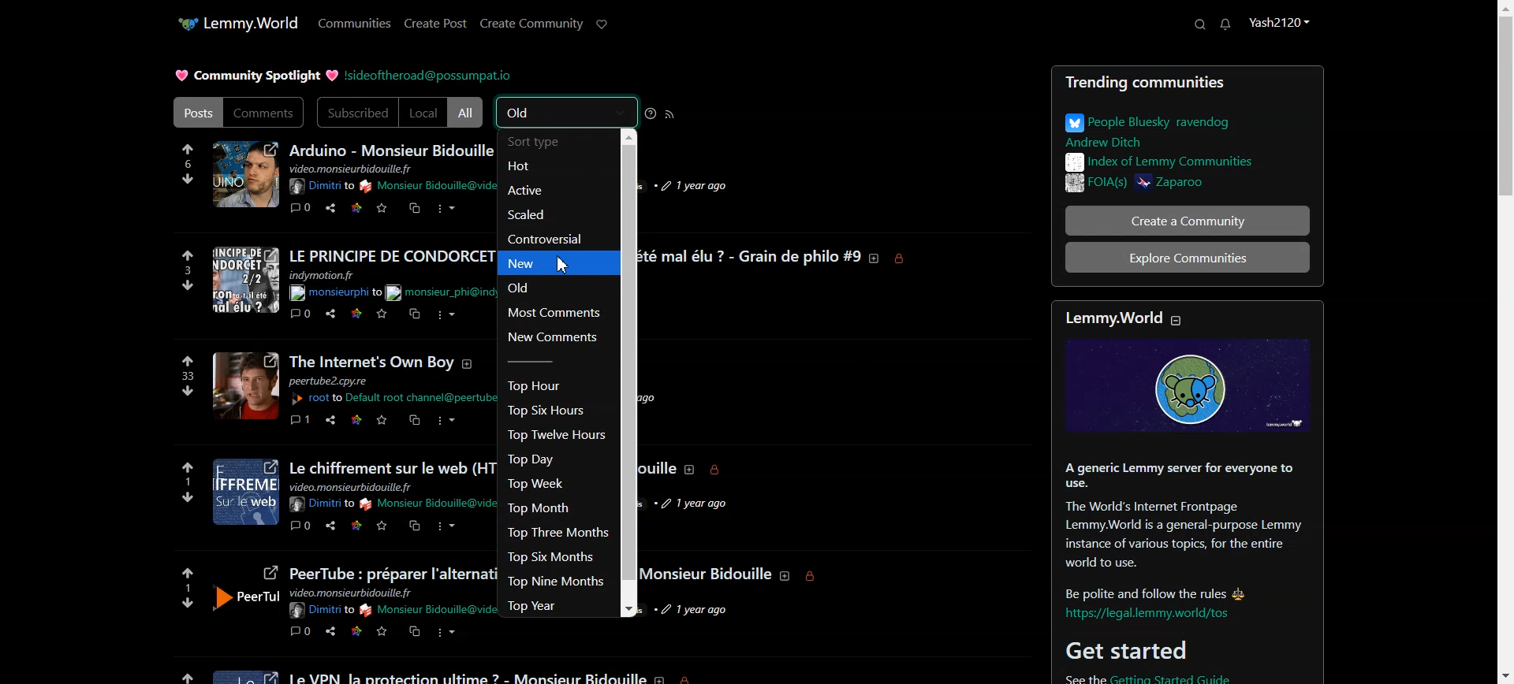 Image resolution: width=1514 pixels, height=684 pixels. What do you see at coordinates (186, 467) in the screenshot?
I see `upvote` at bounding box center [186, 467].